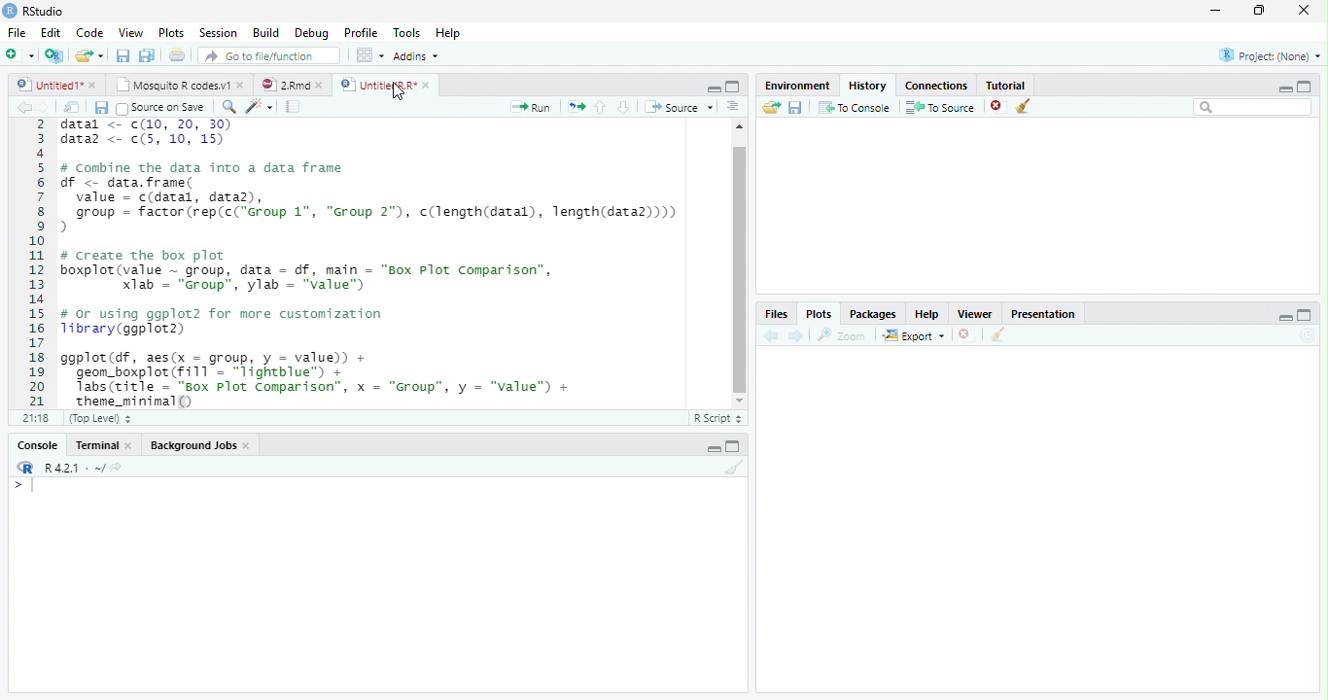  Describe the element at coordinates (997, 106) in the screenshot. I see `Remove the selected history entries` at that location.